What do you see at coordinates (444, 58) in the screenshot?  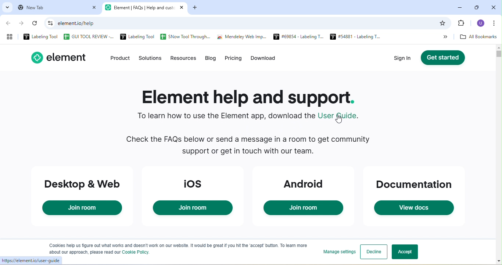 I see `get started` at bounding box center [444, 58].